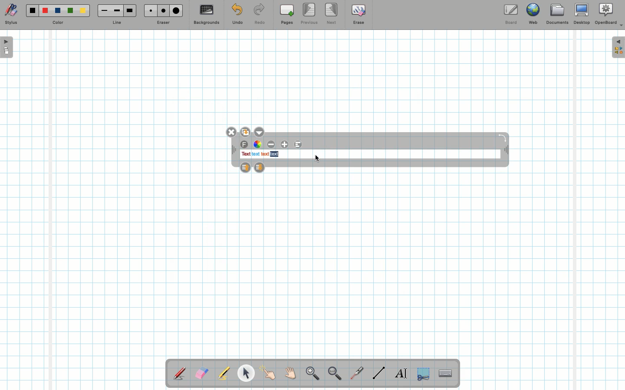 This screenshot has height=390, width=625. Describe the element at coordinates (265, 154) in the screenshot. I see `text` at that location.